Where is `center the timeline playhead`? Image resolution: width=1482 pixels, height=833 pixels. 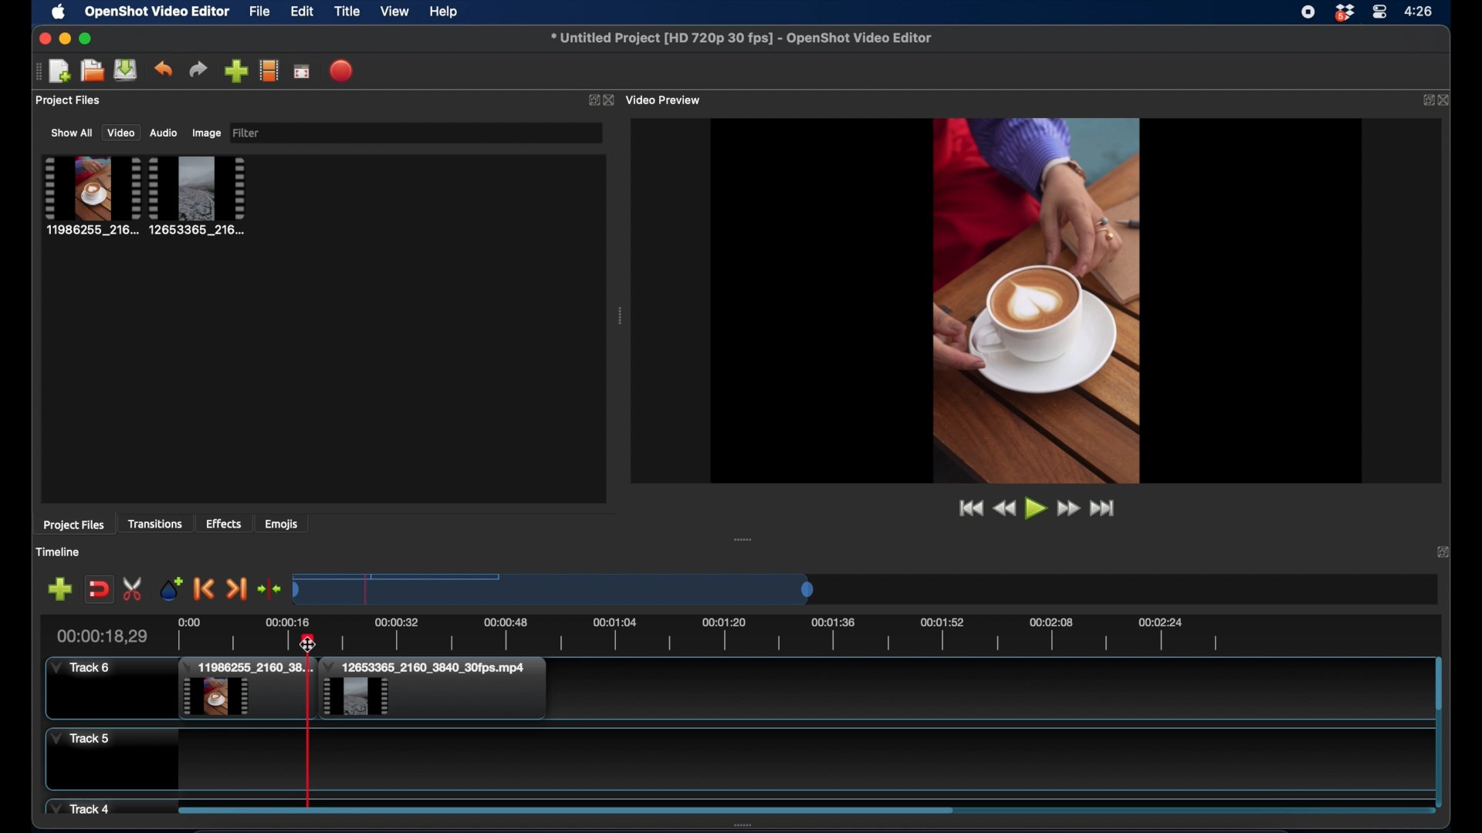 center the timeline playhead is located at coordinates (270, 590).